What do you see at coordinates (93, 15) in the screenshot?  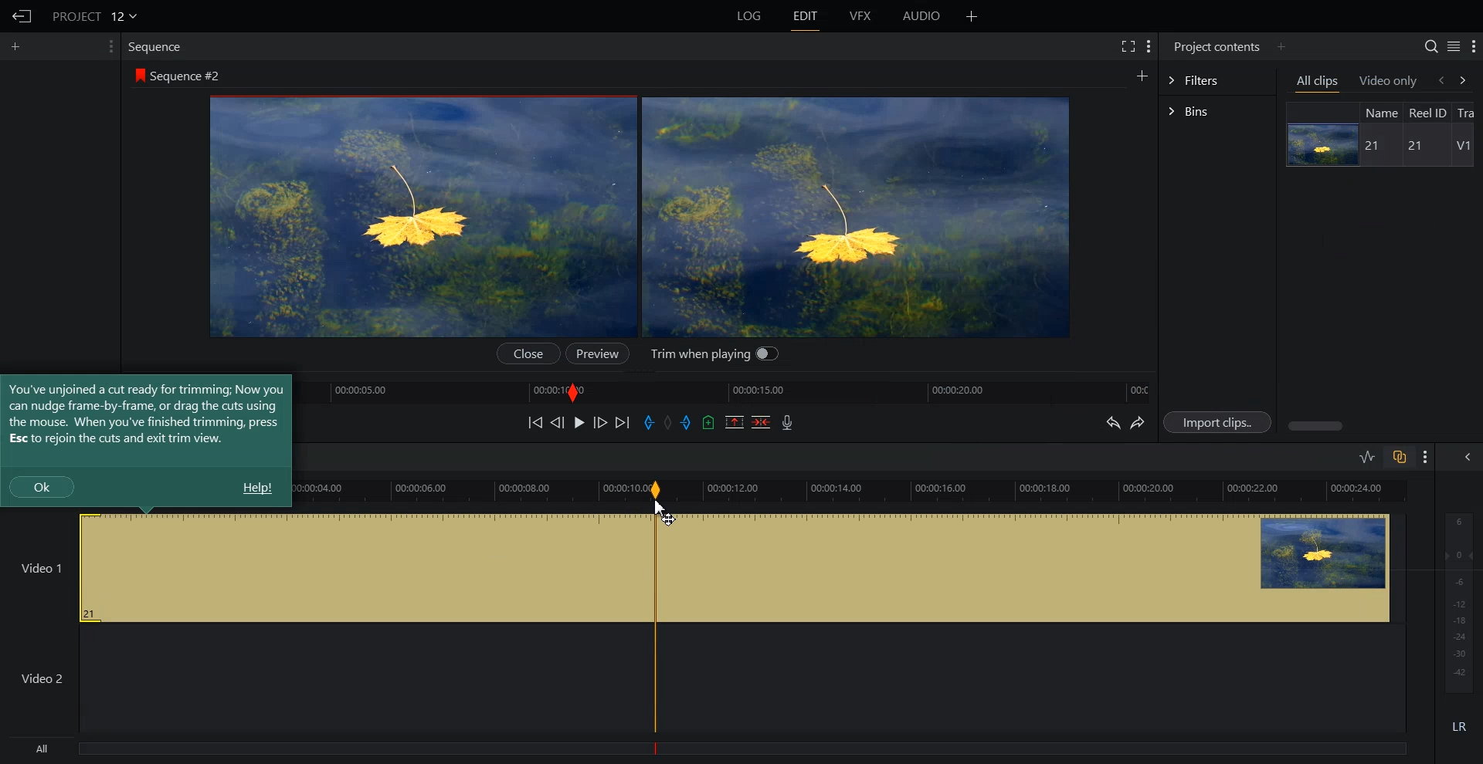 I see `Project 12` at bounding box center [93, 15].